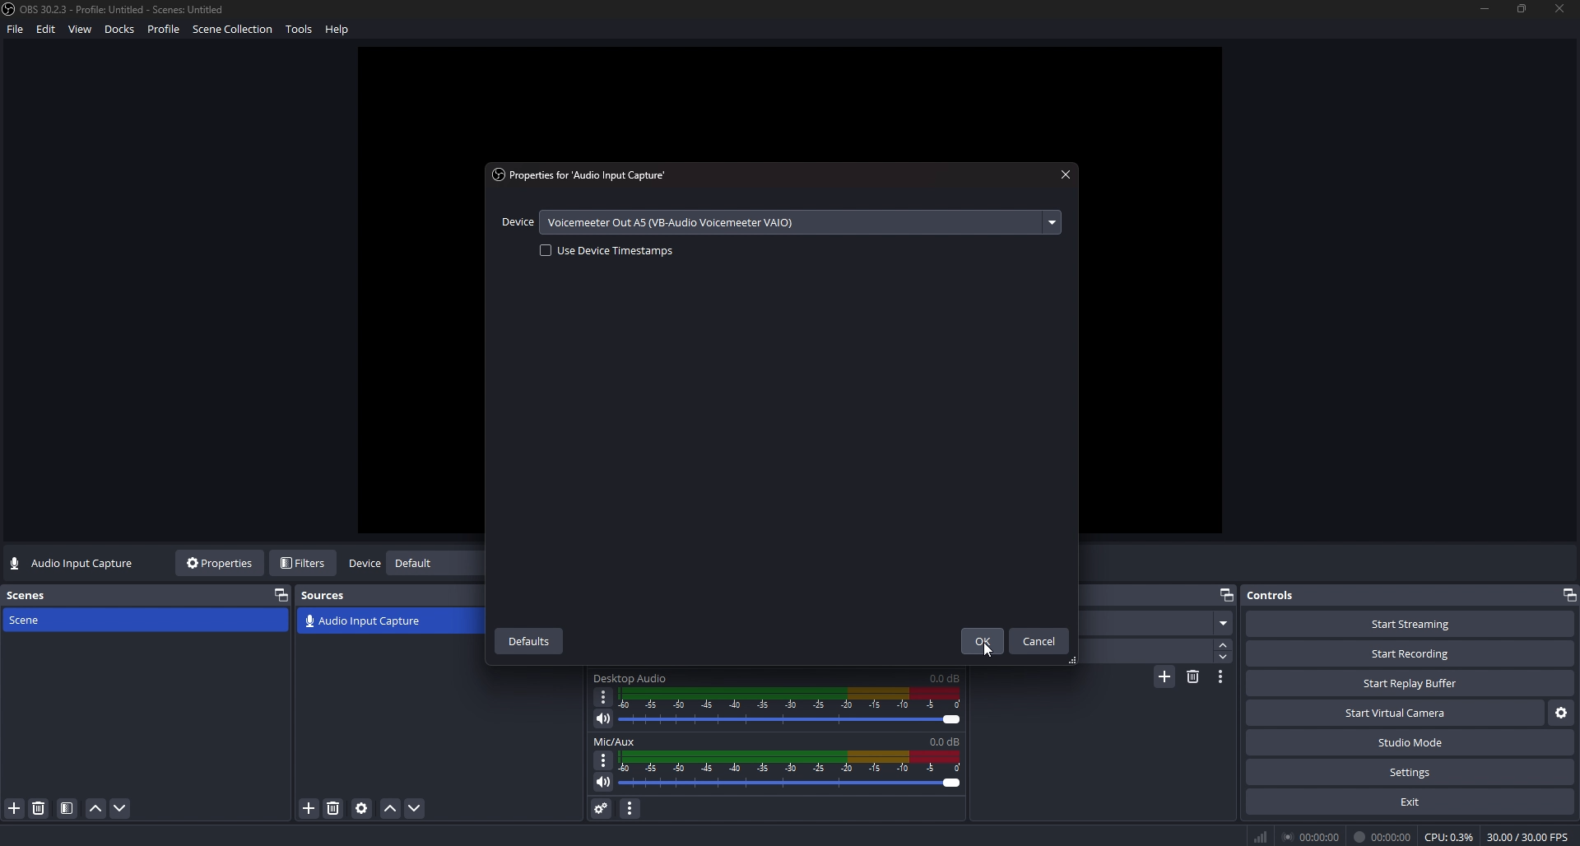 This screenshot has height=846, width=1580. What do you see at coordinates (30, 595) in the screenshot?
I see `scenes` at bounding box center [30, 595].